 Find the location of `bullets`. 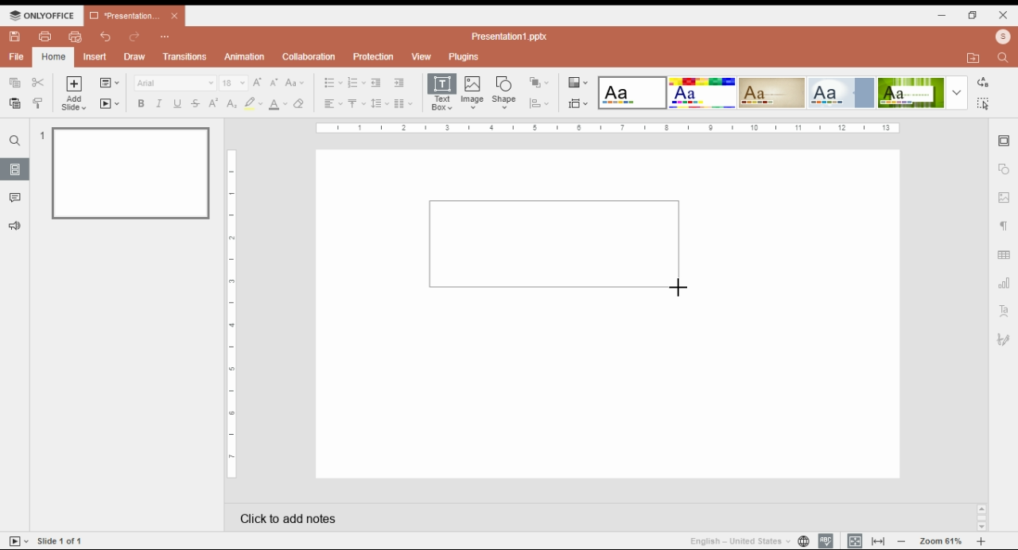

bullets is located at coordinates (332, 82).